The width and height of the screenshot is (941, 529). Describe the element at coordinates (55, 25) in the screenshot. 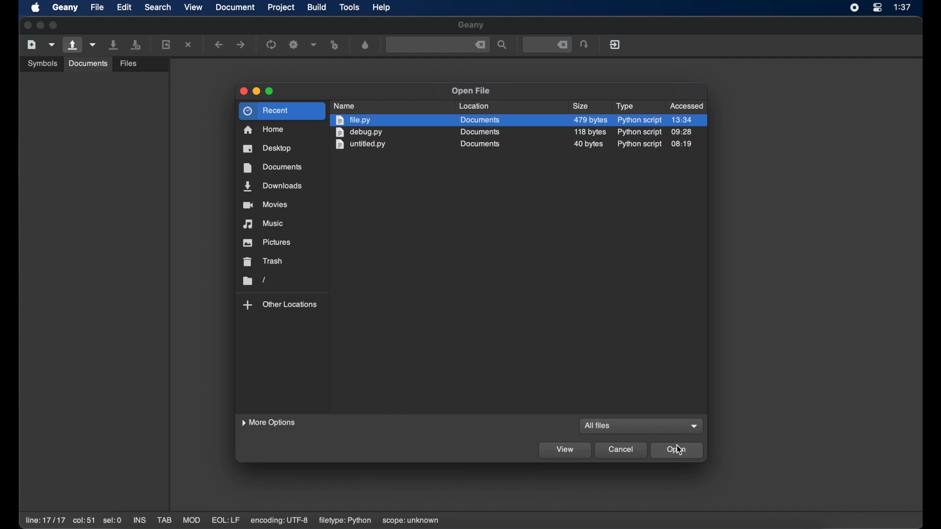

I see `maximize` at that location.